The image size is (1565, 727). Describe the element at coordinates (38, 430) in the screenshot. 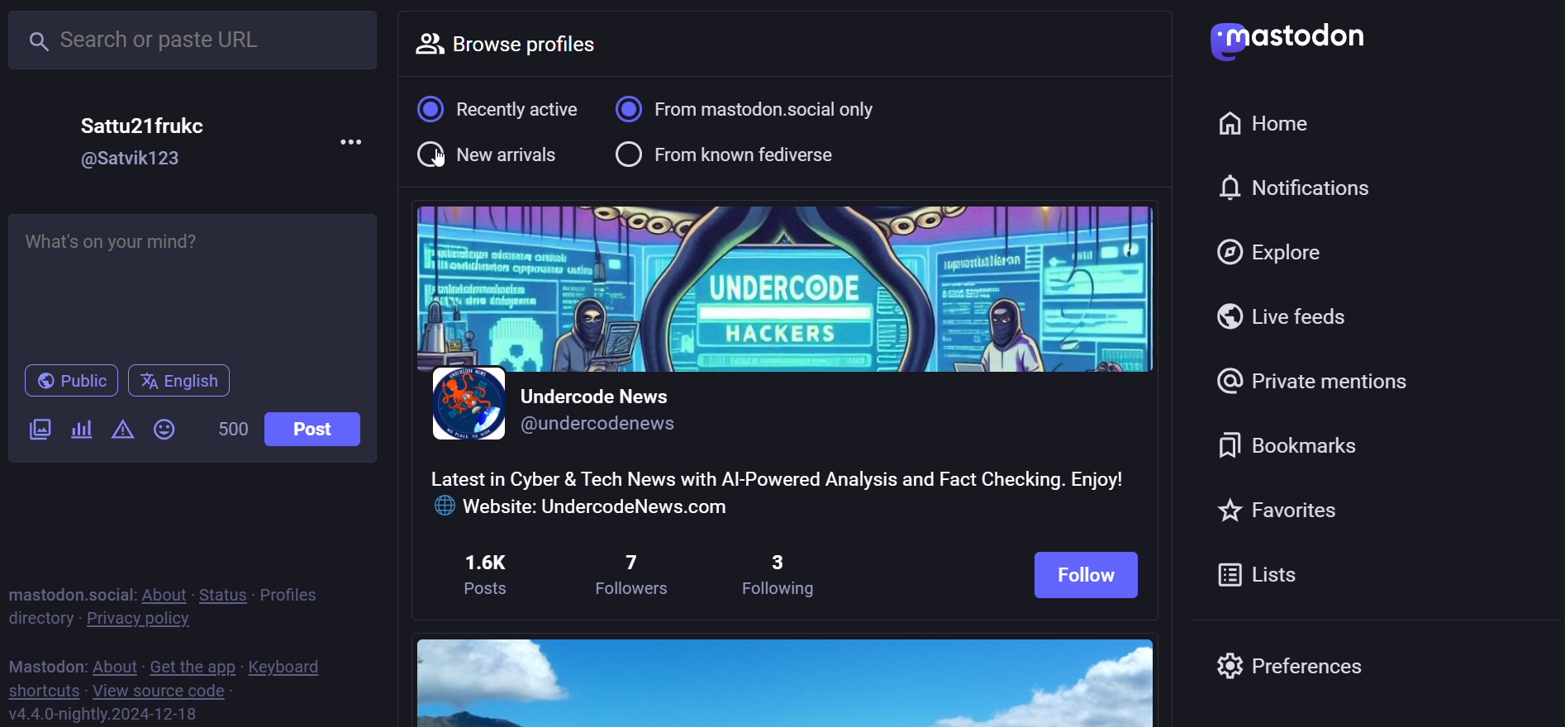

I see `image/video` at that location.